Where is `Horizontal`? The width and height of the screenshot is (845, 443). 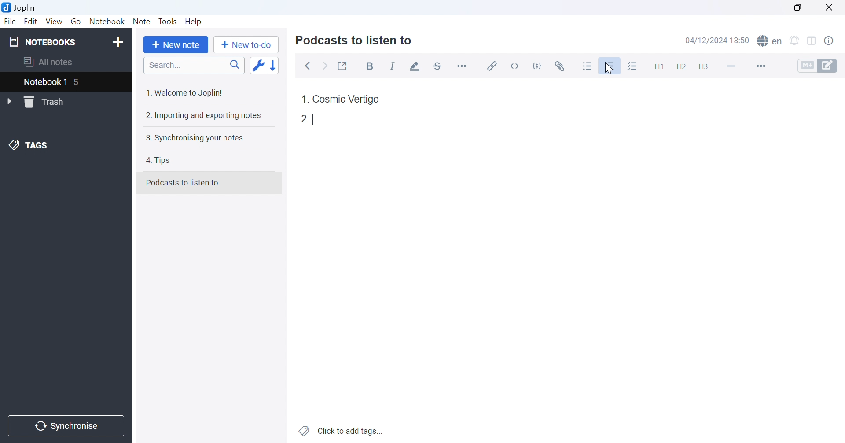
Horizontal is located at coordinates (463, 66).